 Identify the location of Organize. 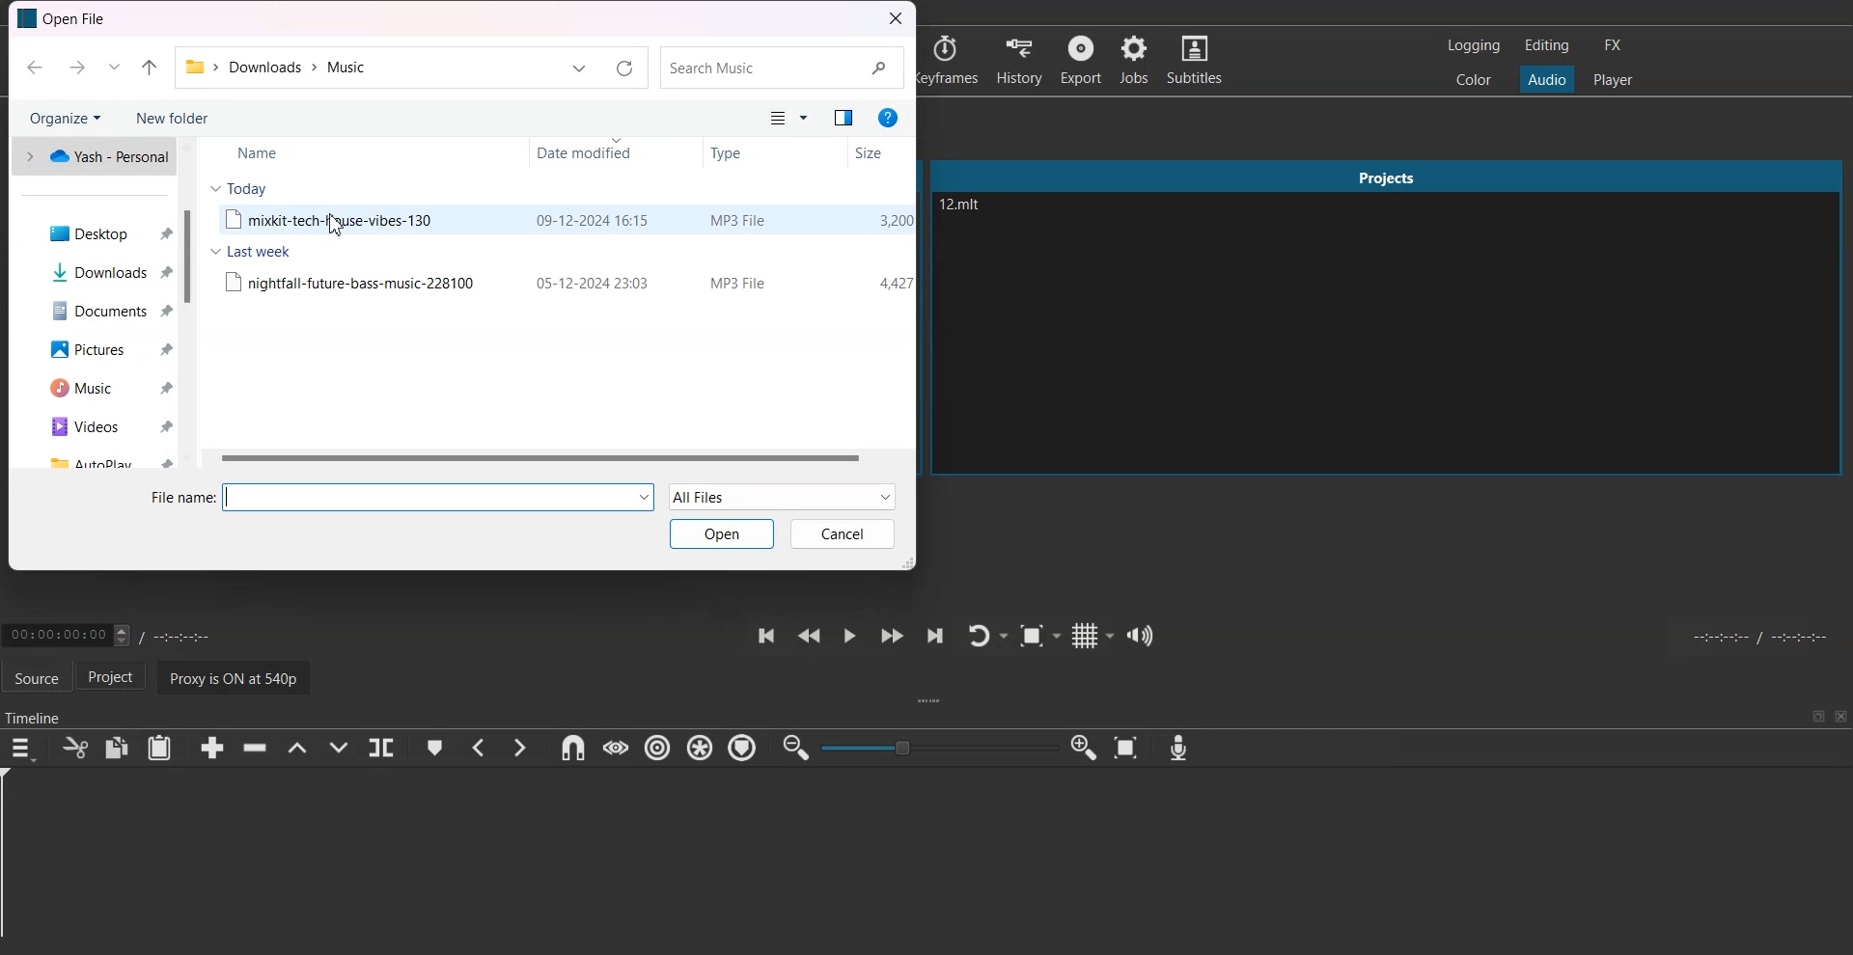
(65, 117).